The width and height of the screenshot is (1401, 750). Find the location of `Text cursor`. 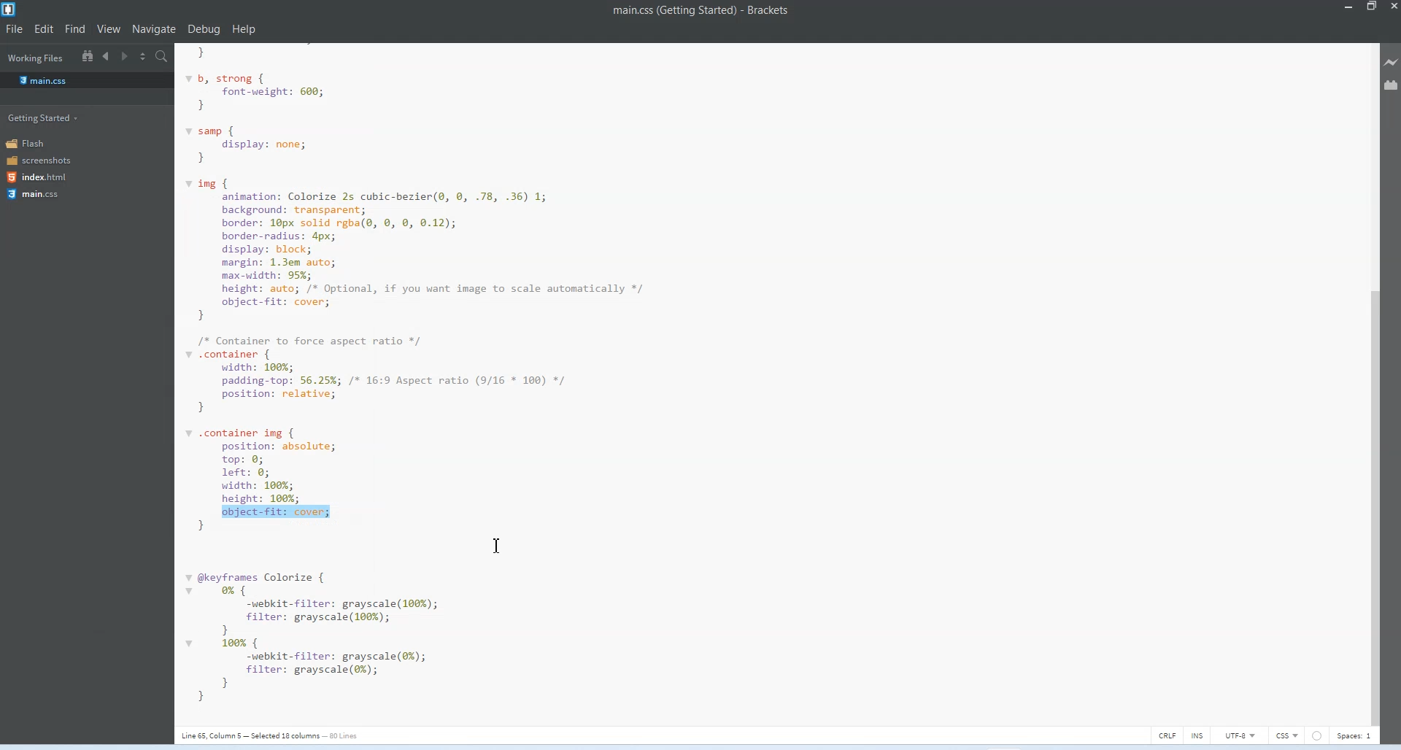

Text cursor is located at coordinates (495, 545).